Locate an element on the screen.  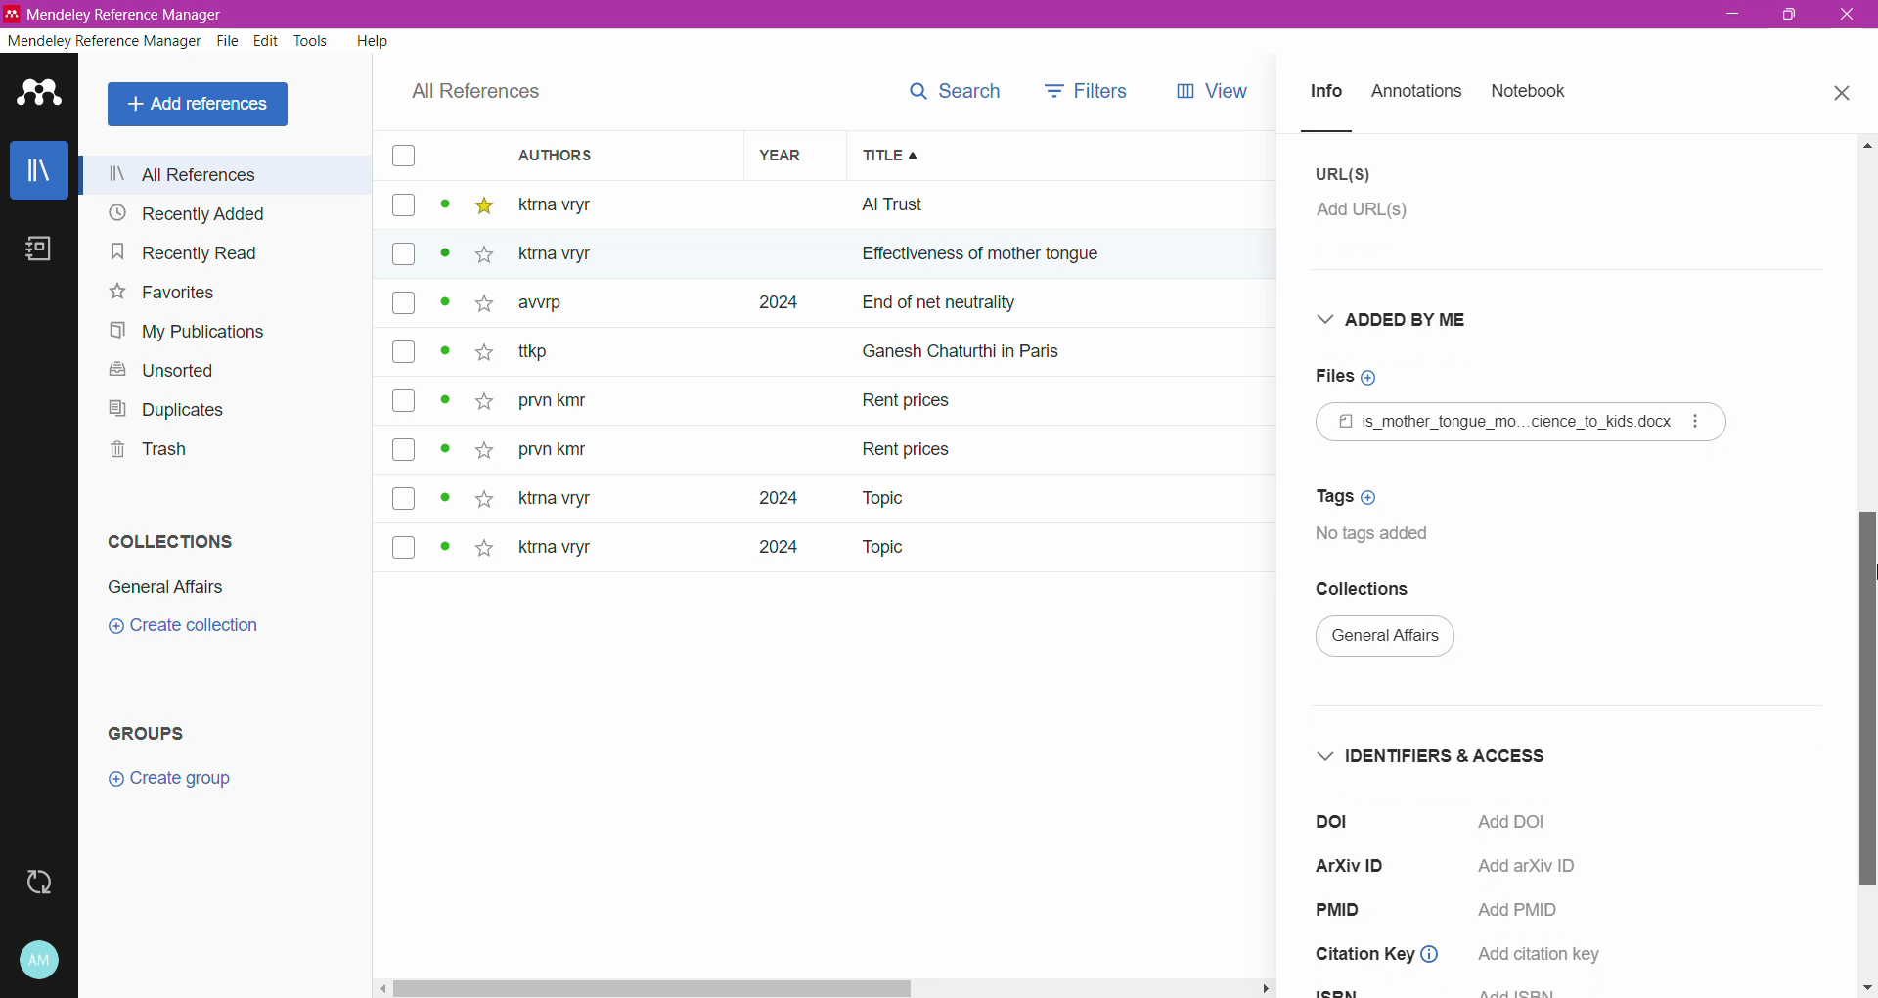
General Affairs is located at coordinates (166, 587).